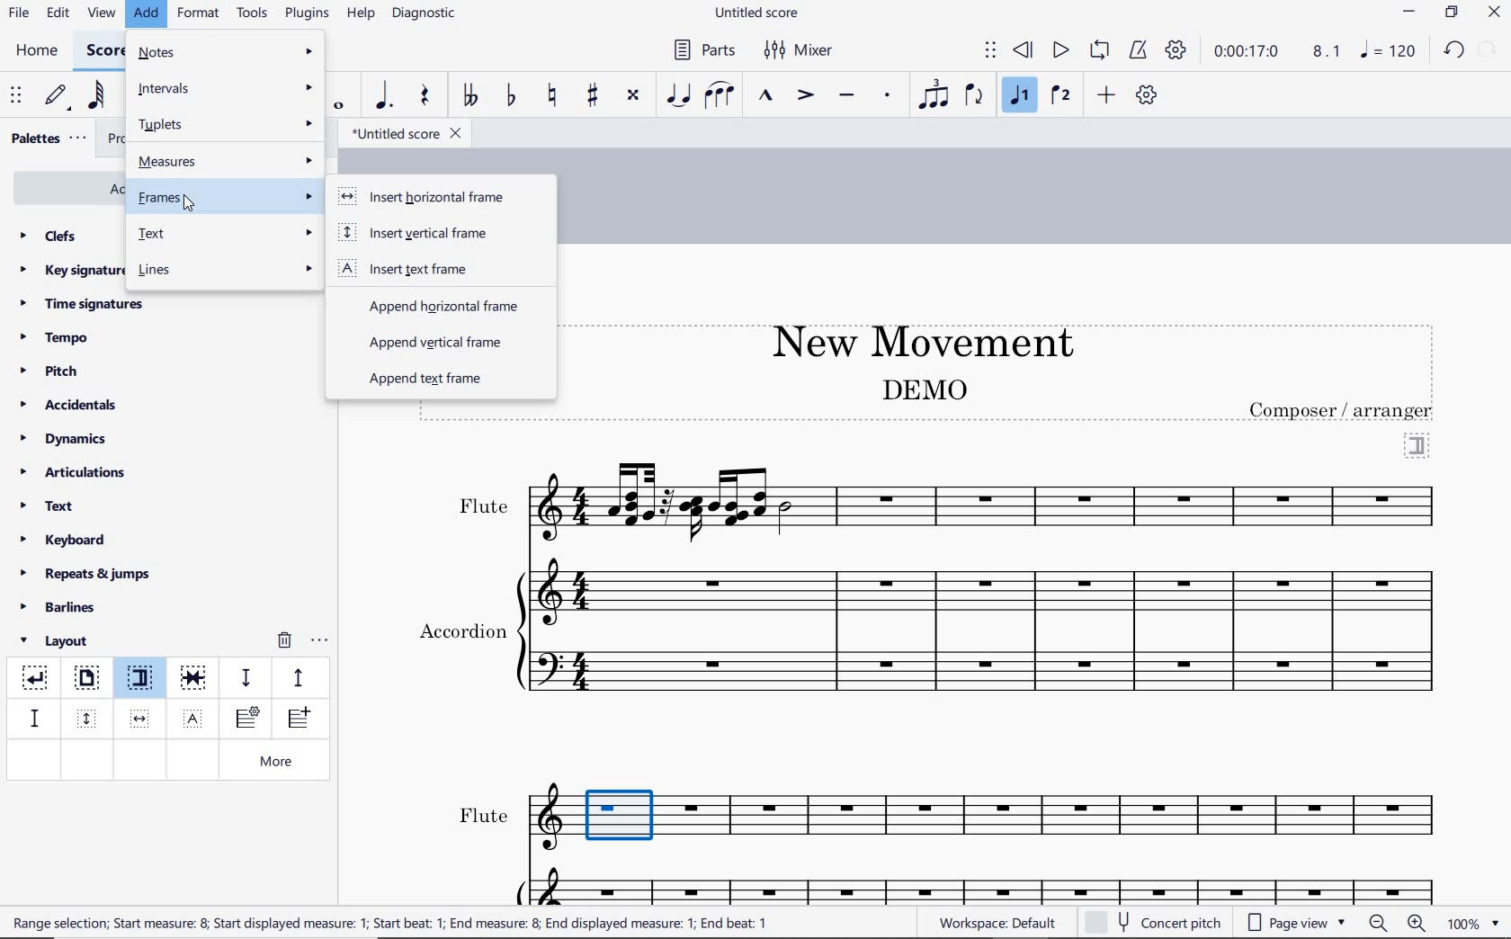 This screenshot has height=939, width=1511. What do you see at coordinates (381, 96) in the screenshot?
I see `augmentation dot` at bounding box center [381, 96].